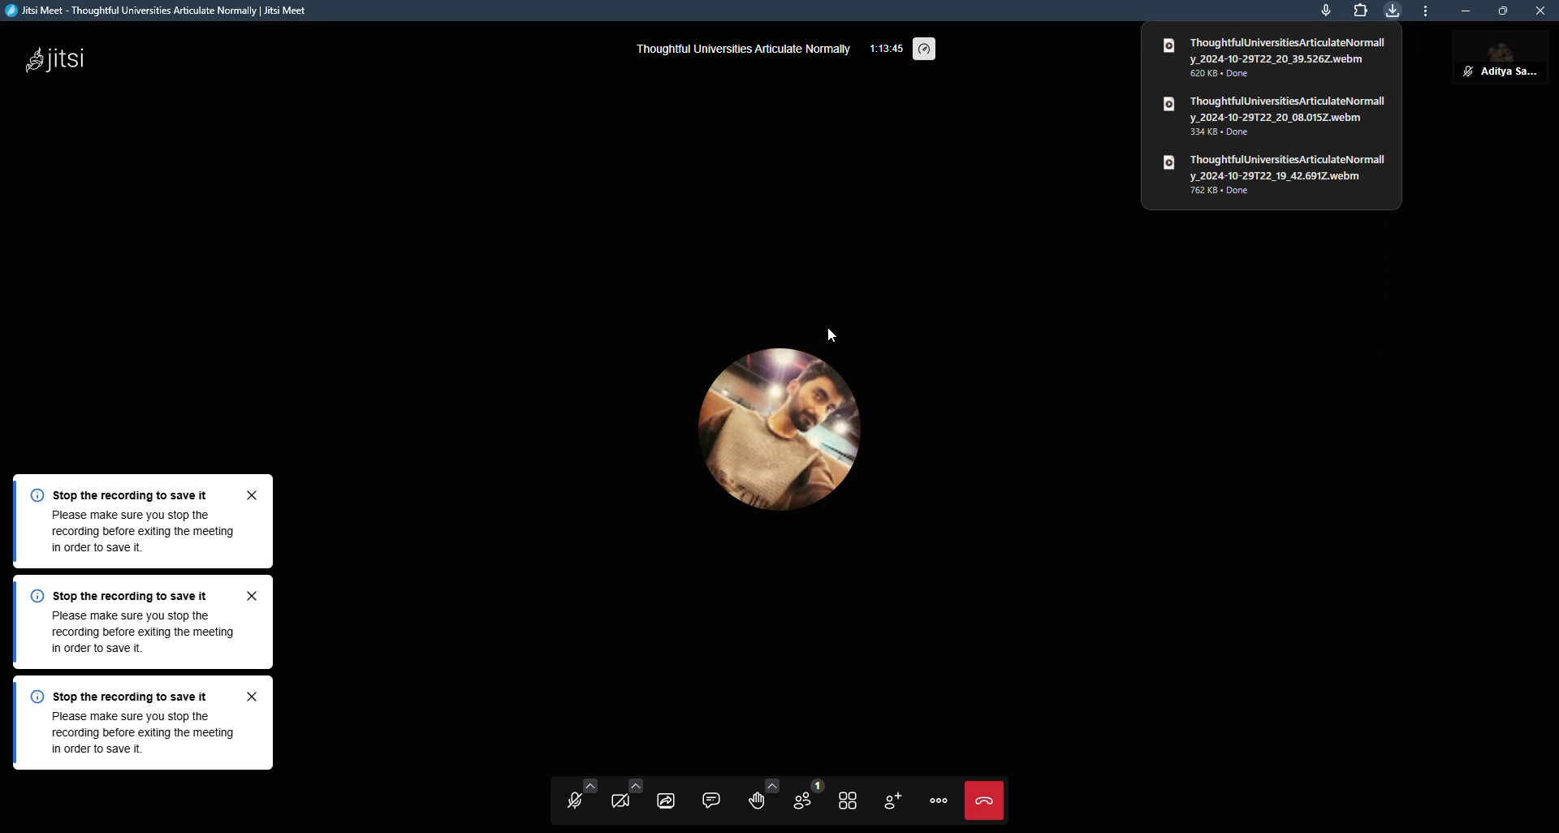  What do you see at coordinates (1236, 75) in the screenshot?
I see `620 KB - Done` at bounding box center [1236, 75].